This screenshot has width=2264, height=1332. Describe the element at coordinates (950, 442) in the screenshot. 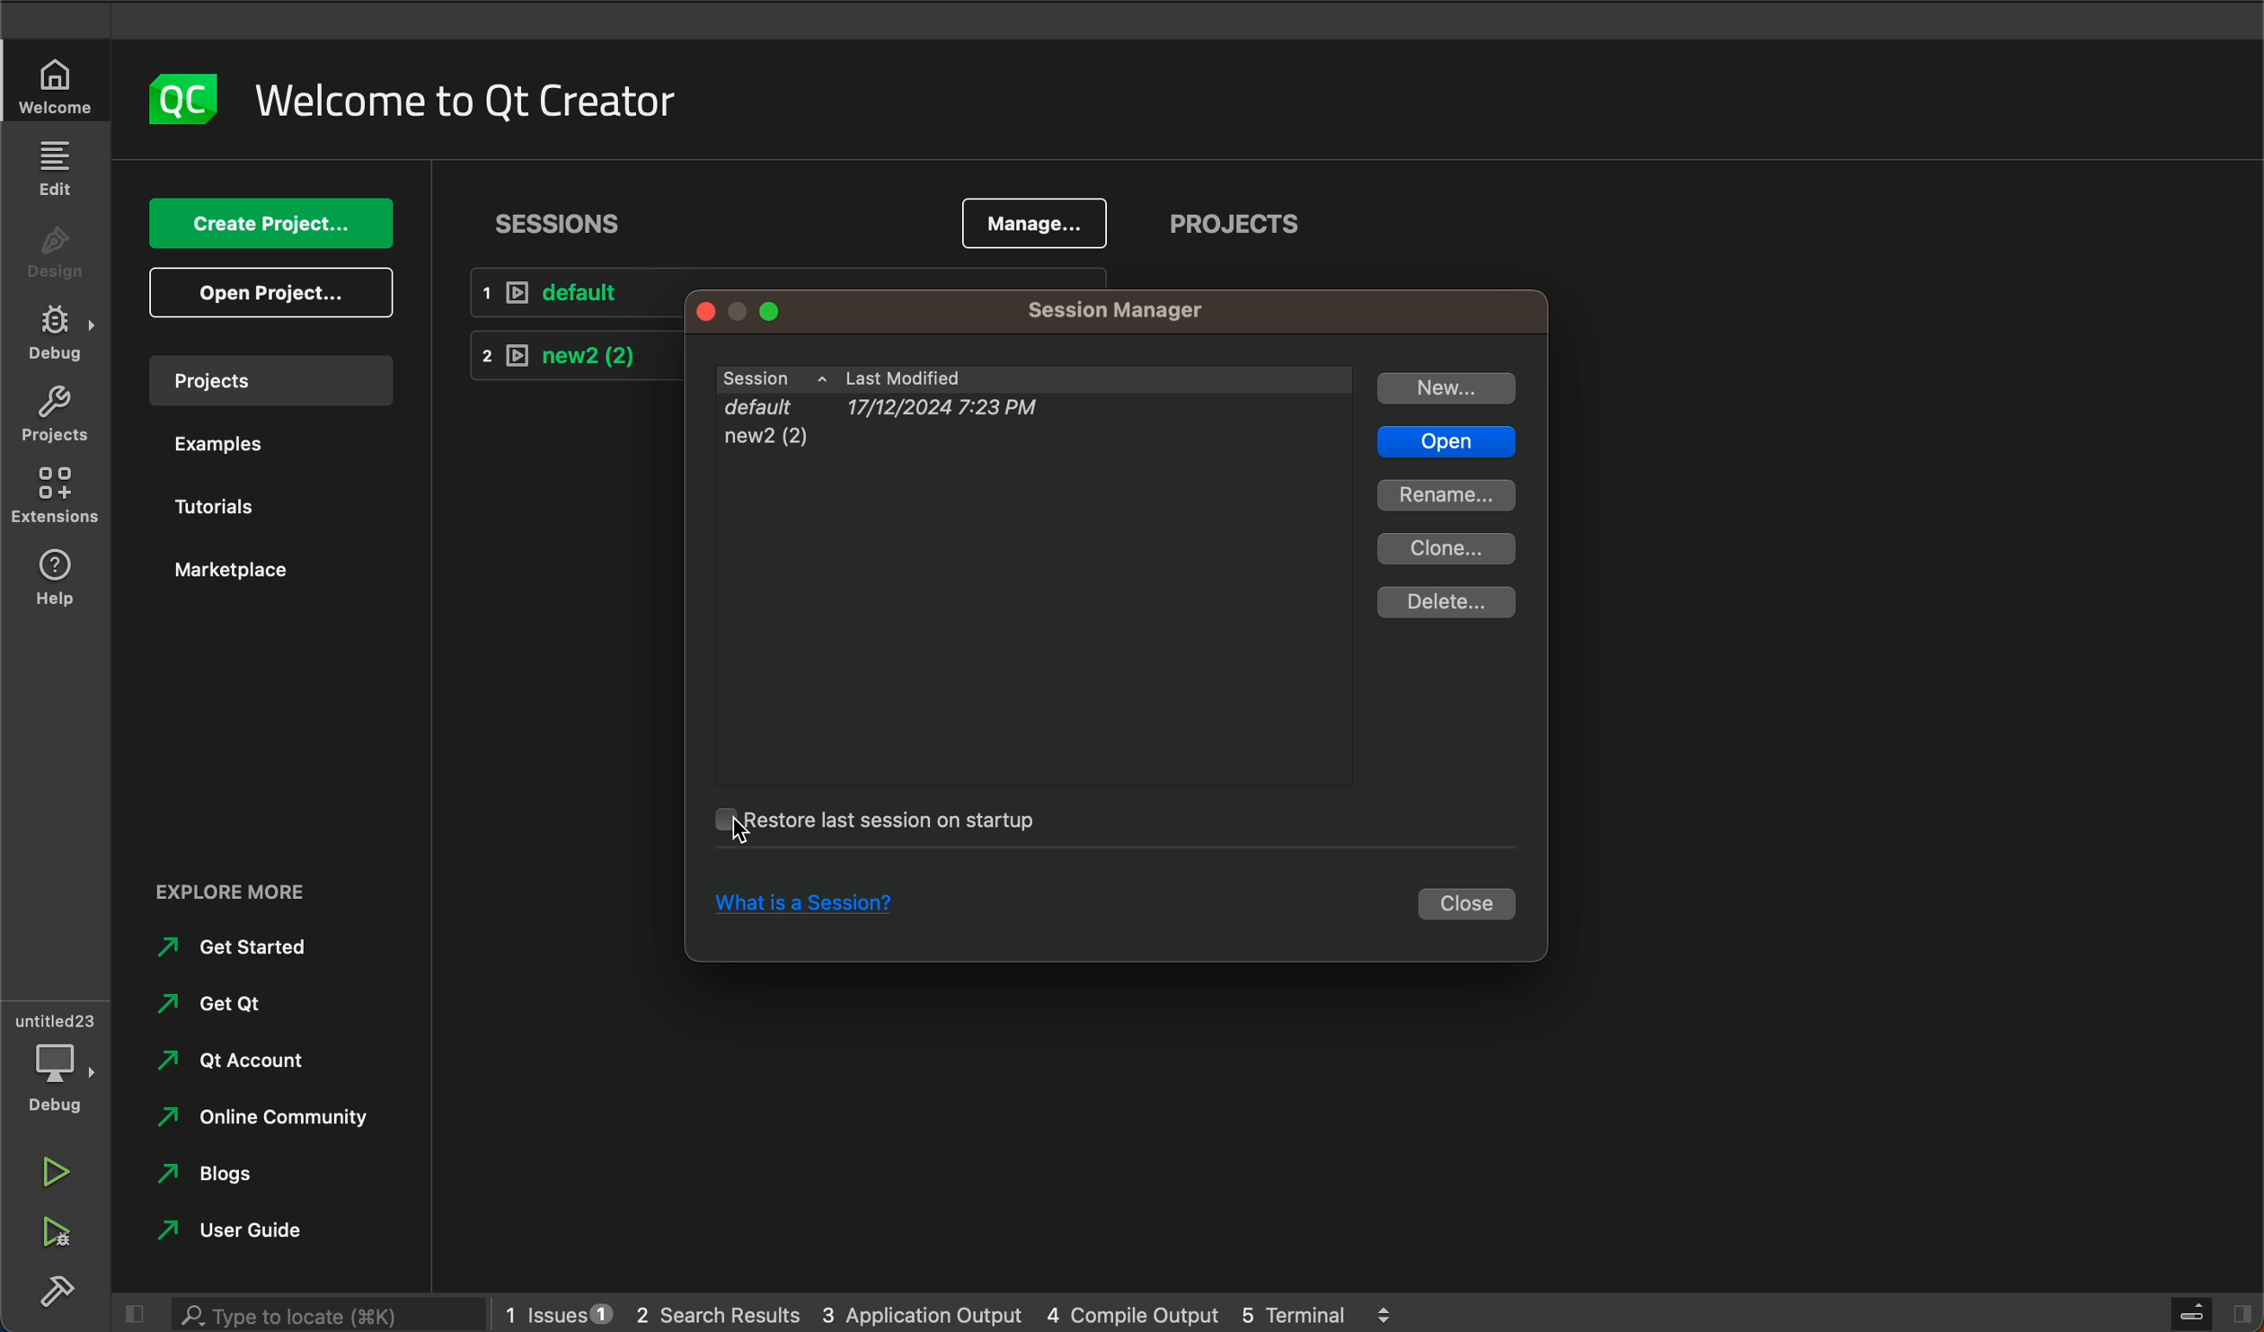

I see `new2` at that location.